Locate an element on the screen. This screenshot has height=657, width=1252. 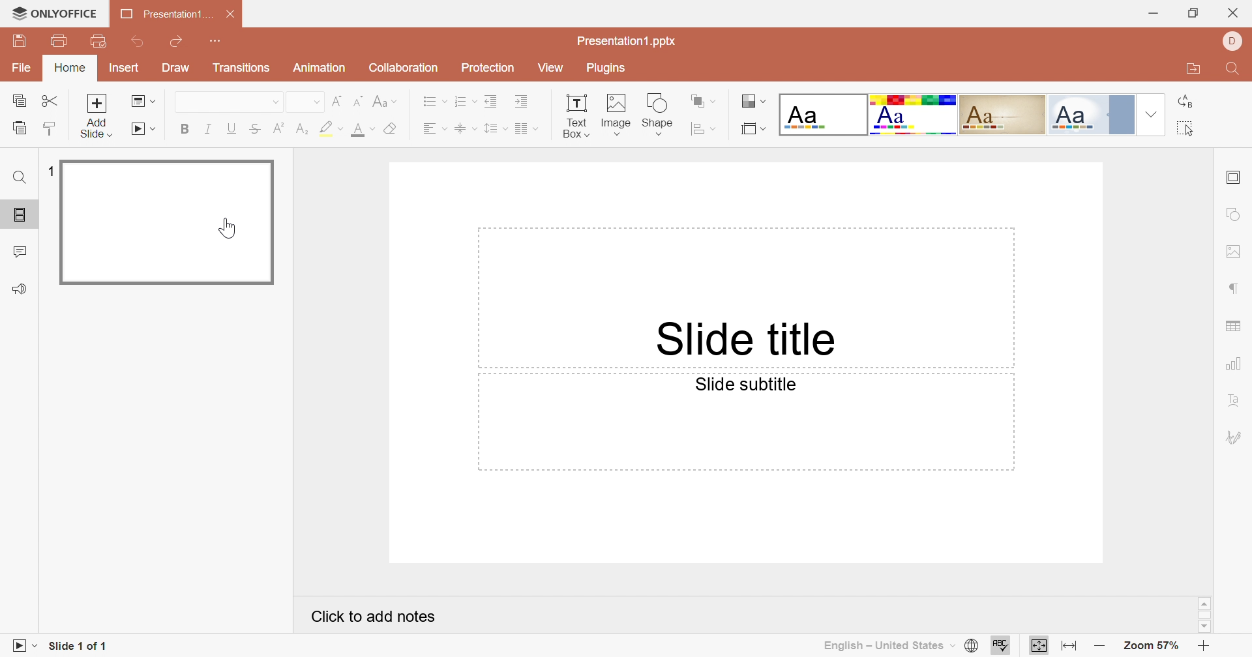
Text Art settings is located at coordinates (1234, 400).